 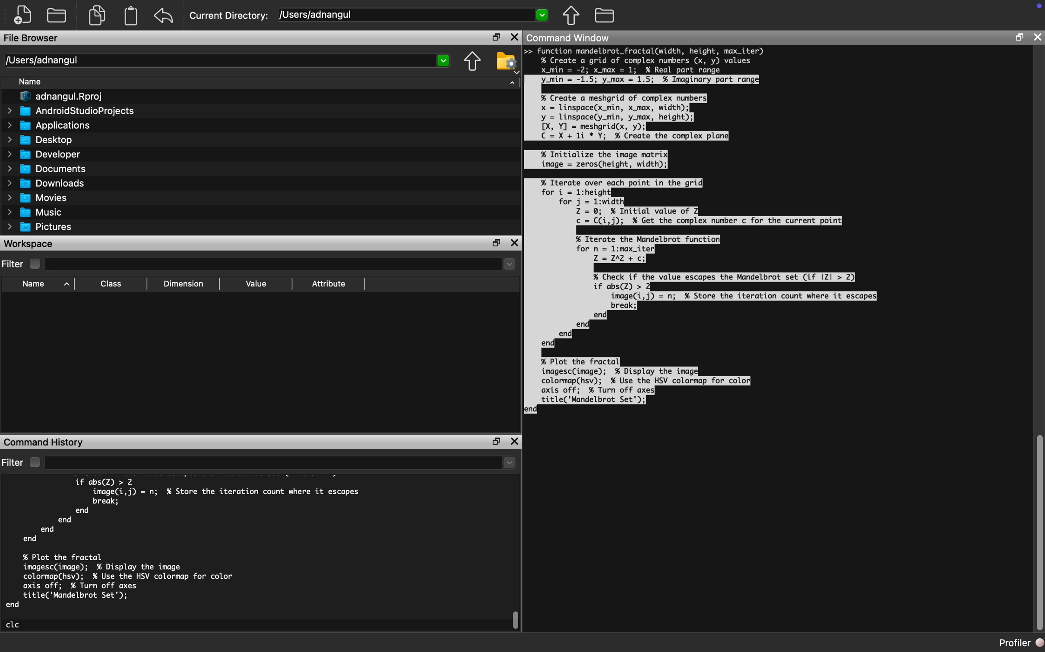 I want to click on Applications, so click(x=47, y=125).